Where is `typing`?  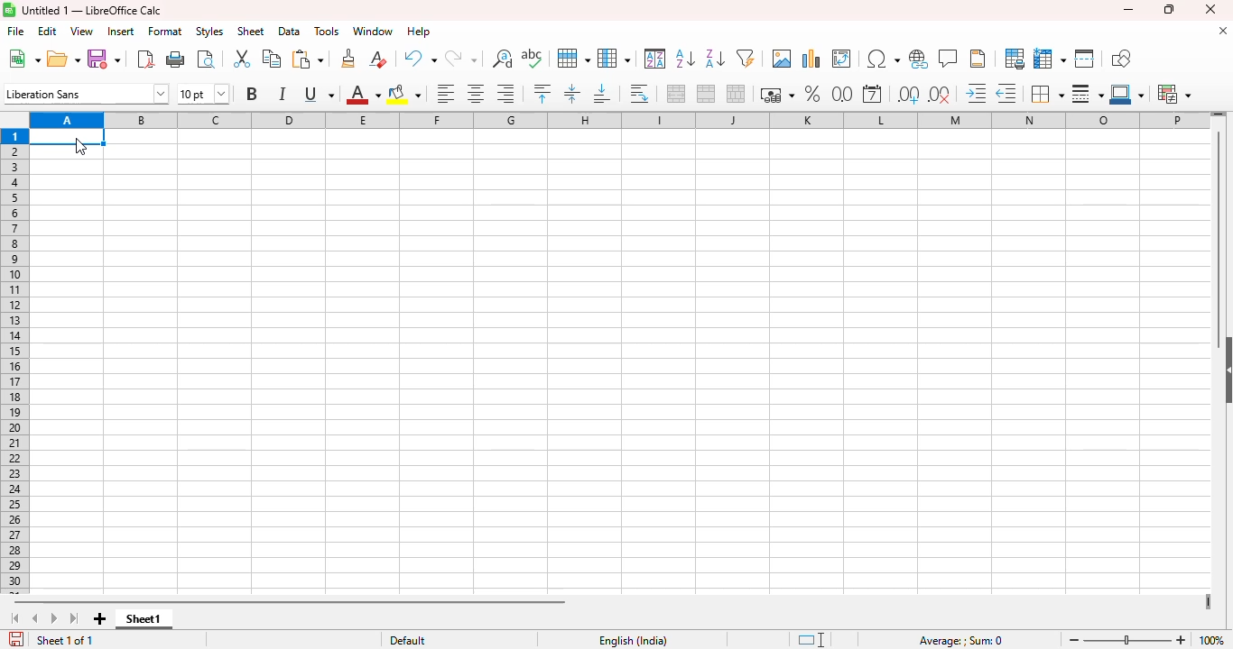 typing is located at coordinates (68, 137).